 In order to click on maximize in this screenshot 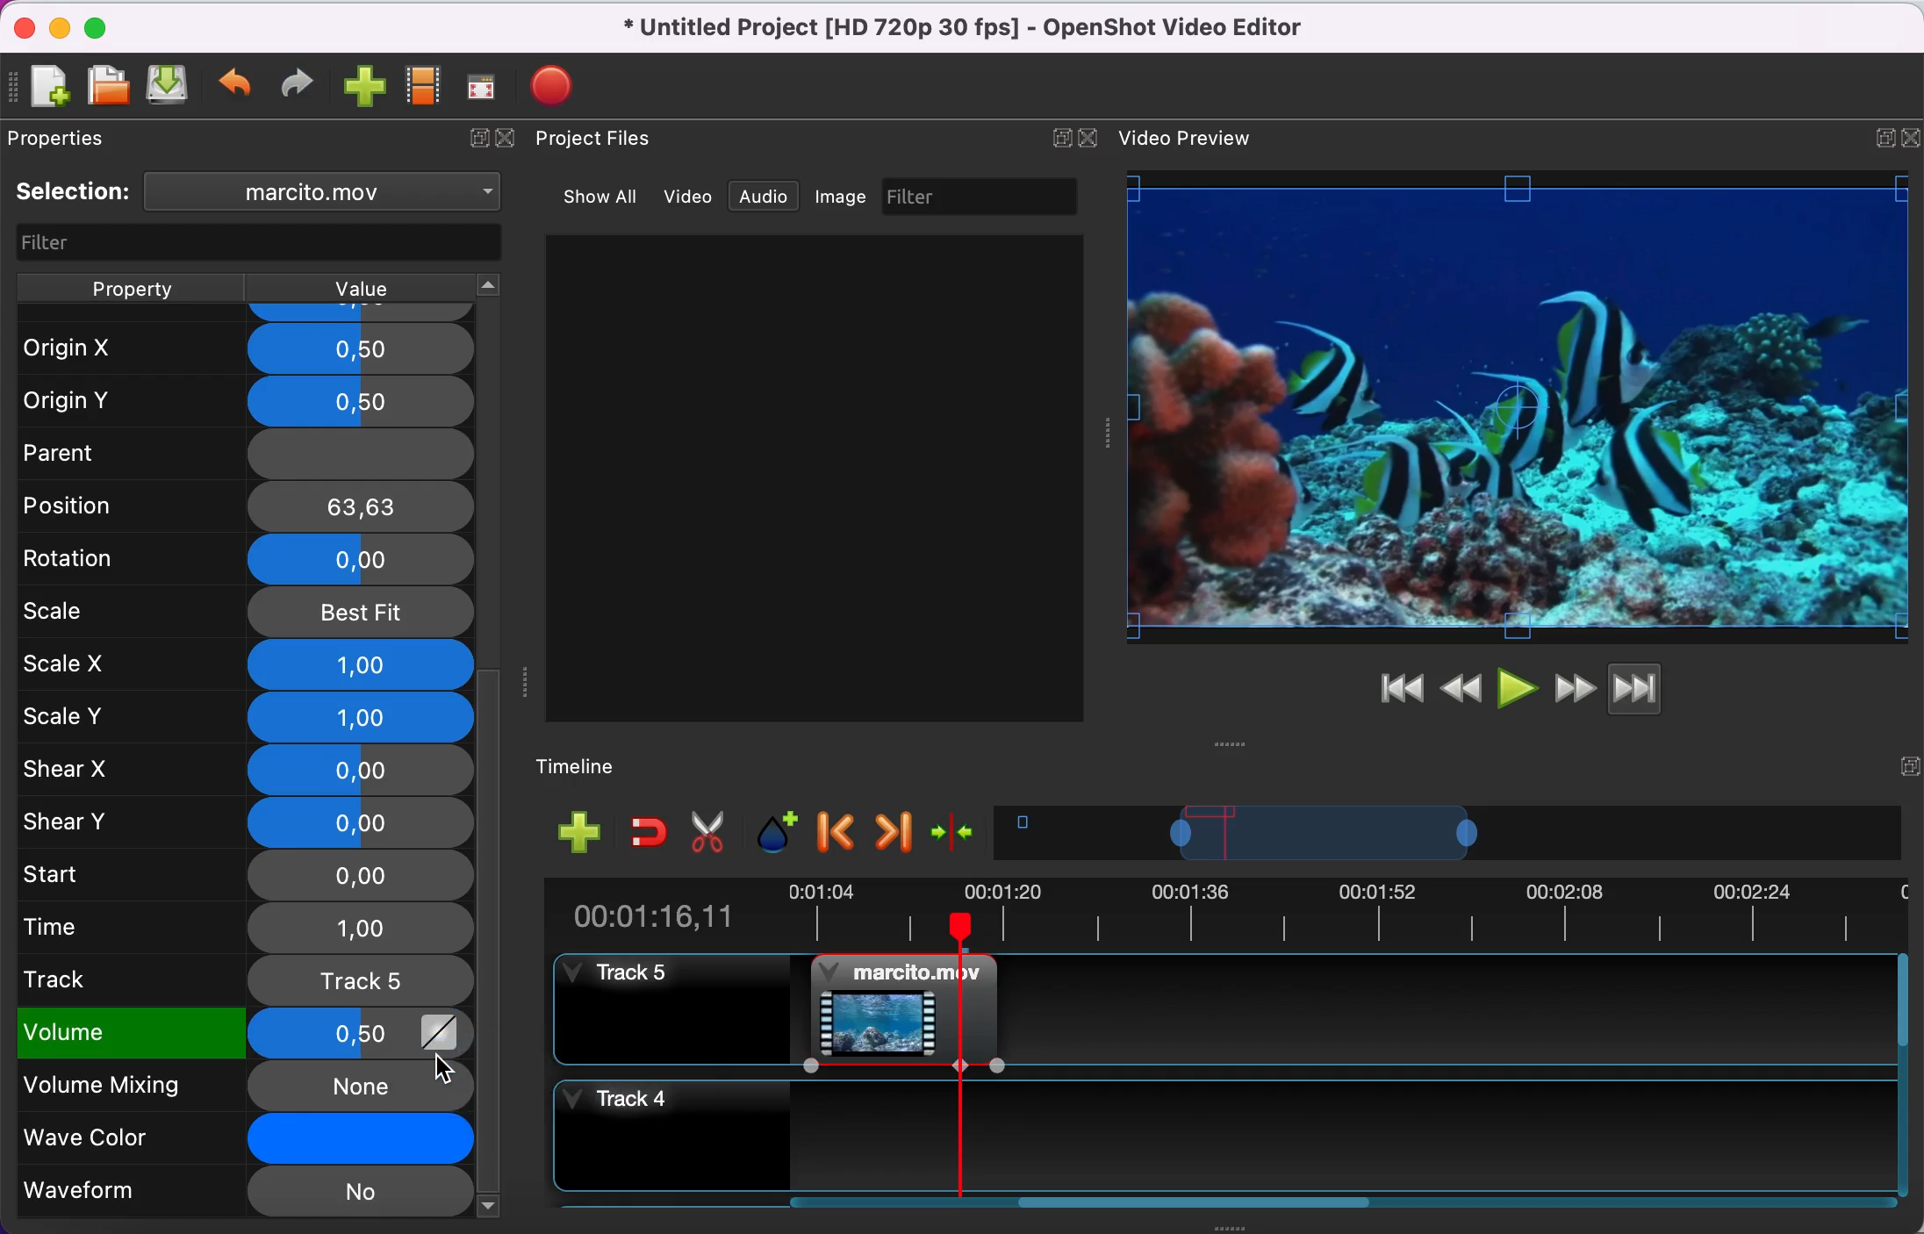, I will do `click(1877, 133)`.